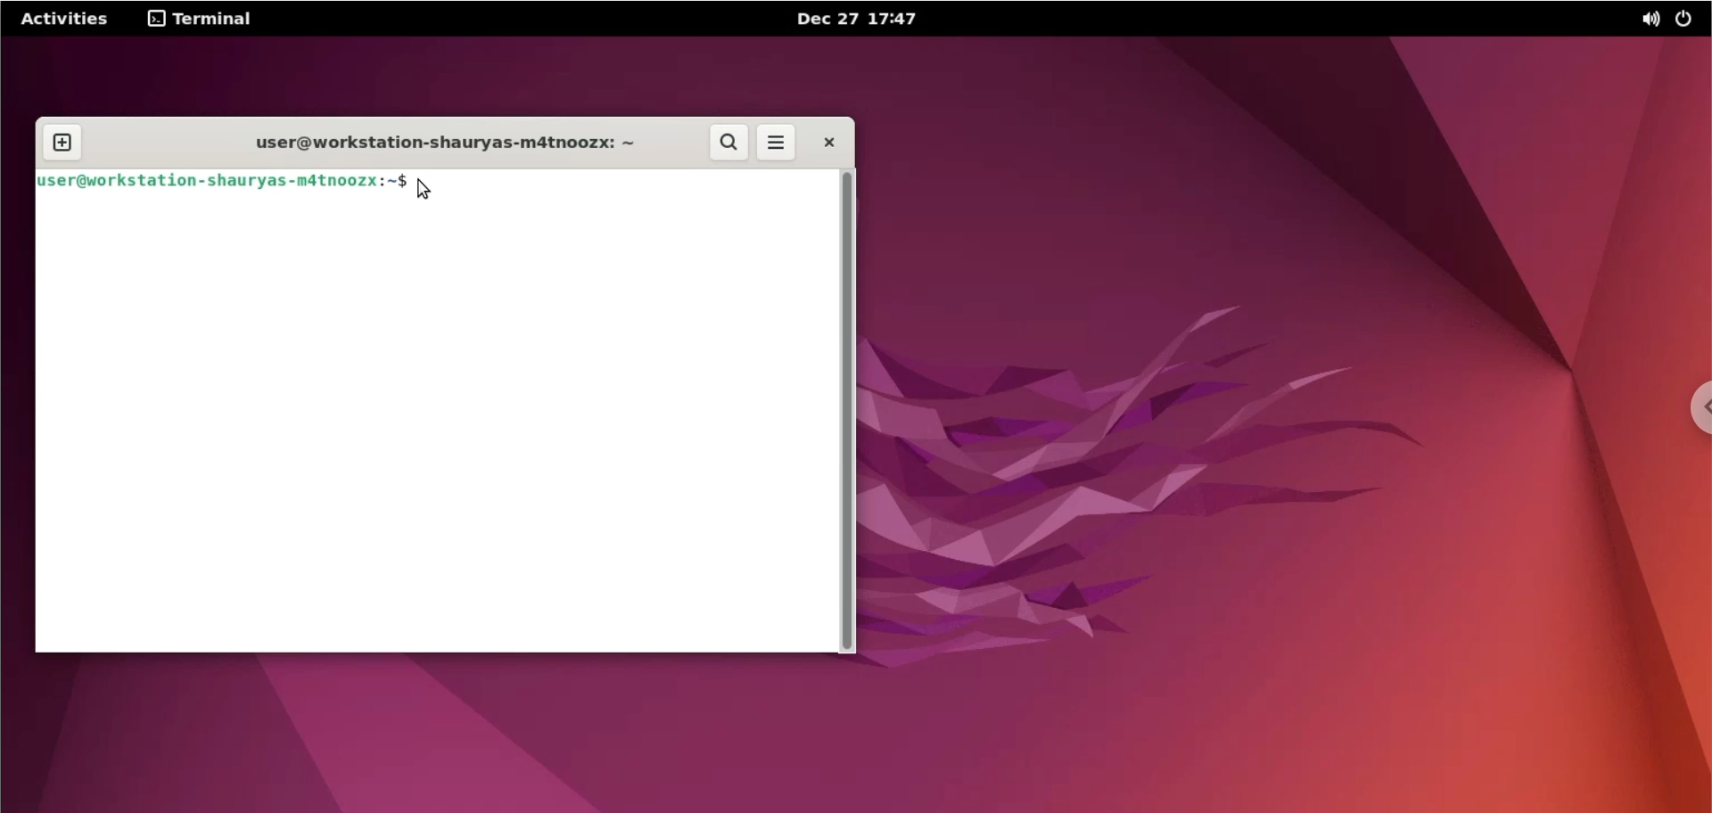 The image size is (1712, 813). Describe the element at coordinates (850, 412) in the screenshot. I see `scrollbar` at that location.